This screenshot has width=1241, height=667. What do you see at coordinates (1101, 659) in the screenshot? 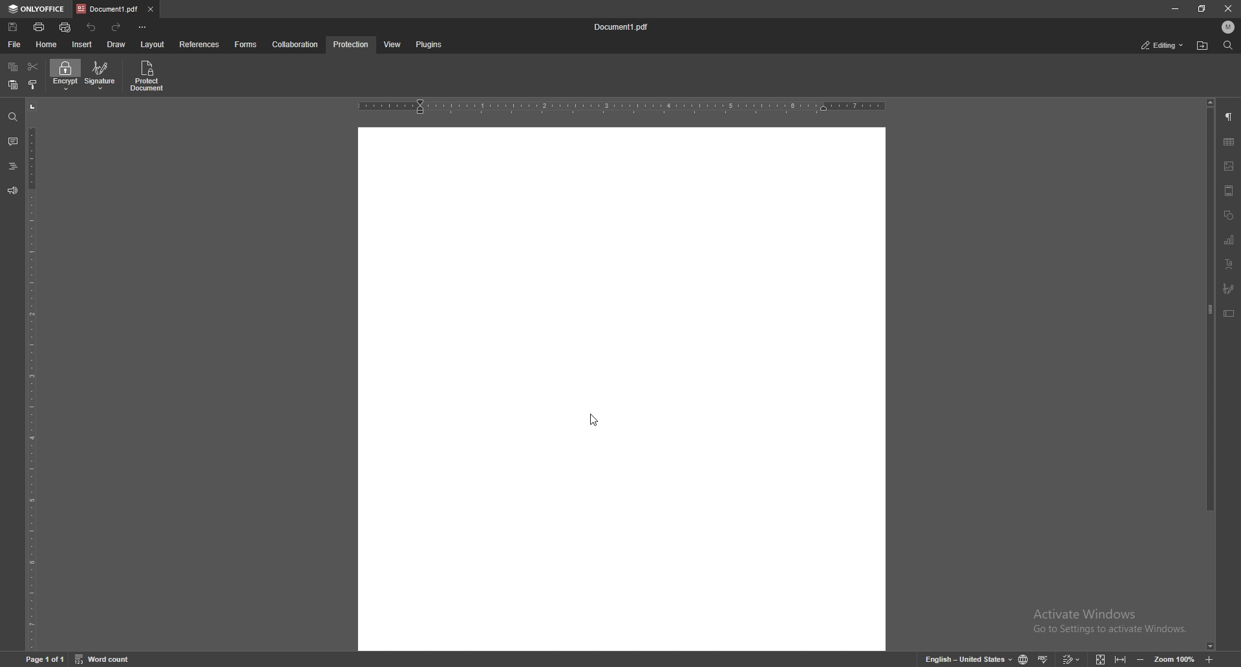
I see `fit to screen` at bounding box center [1101, 659].